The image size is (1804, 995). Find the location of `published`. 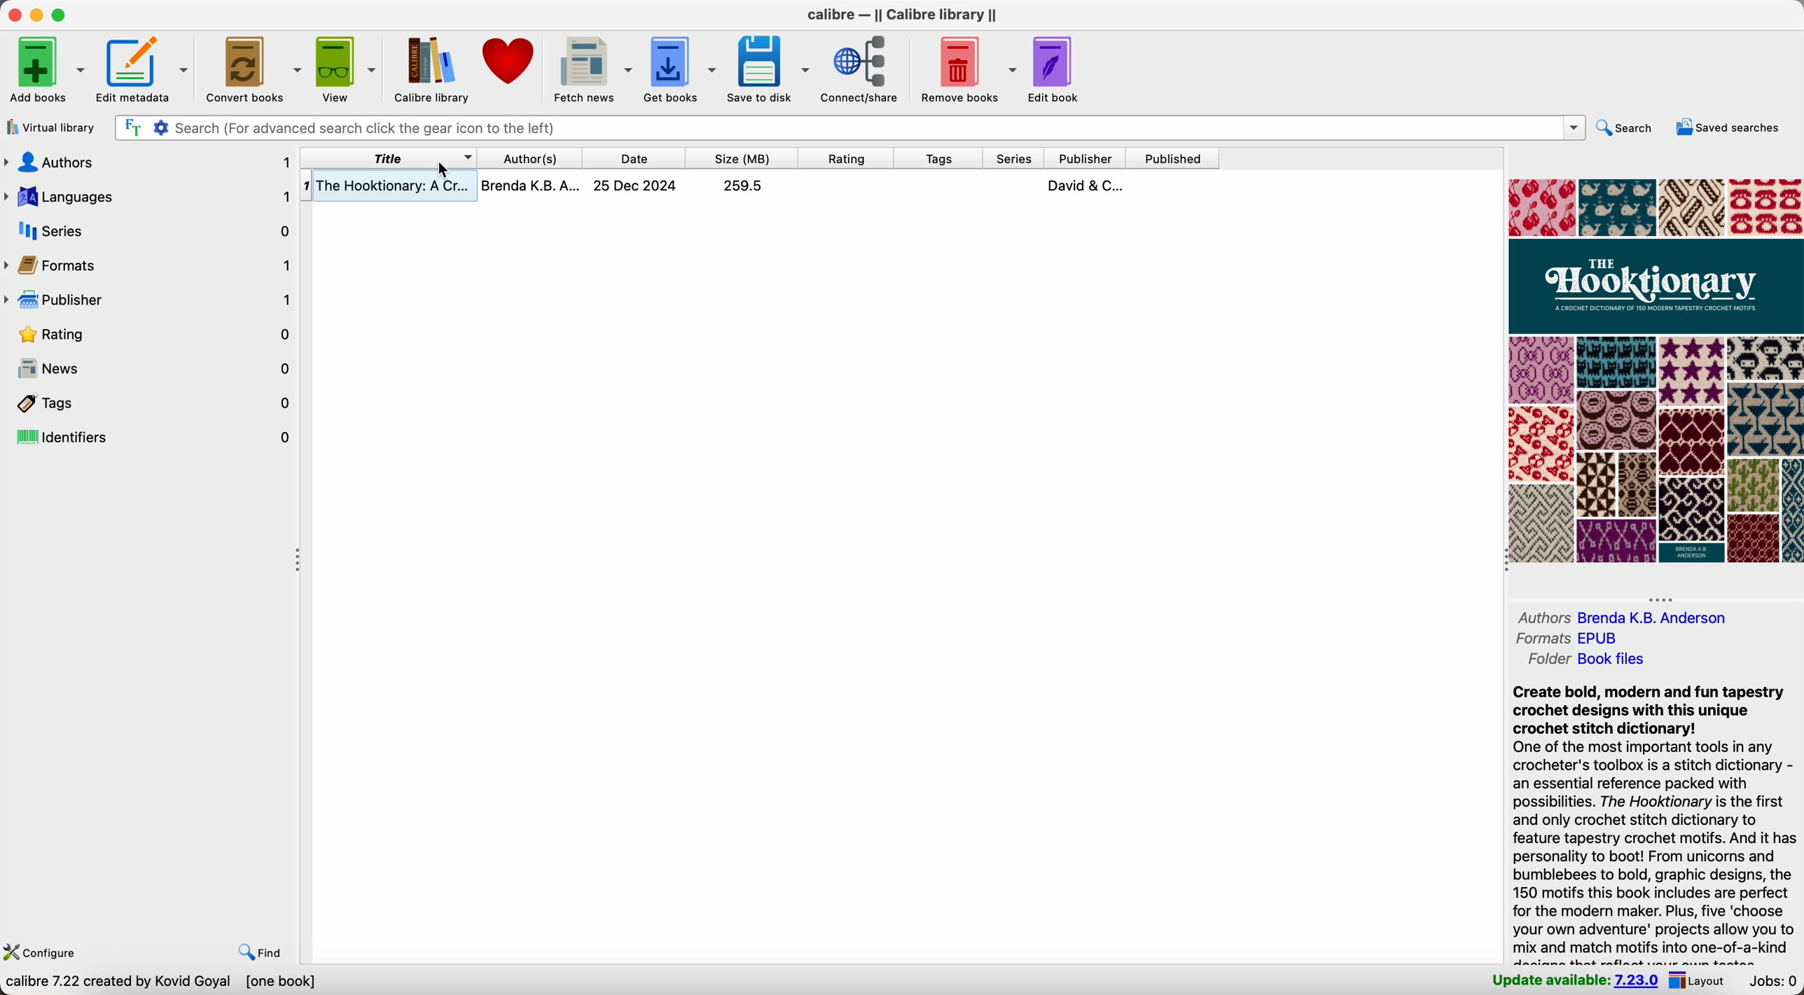

published is located at coordinates (1174, 158).